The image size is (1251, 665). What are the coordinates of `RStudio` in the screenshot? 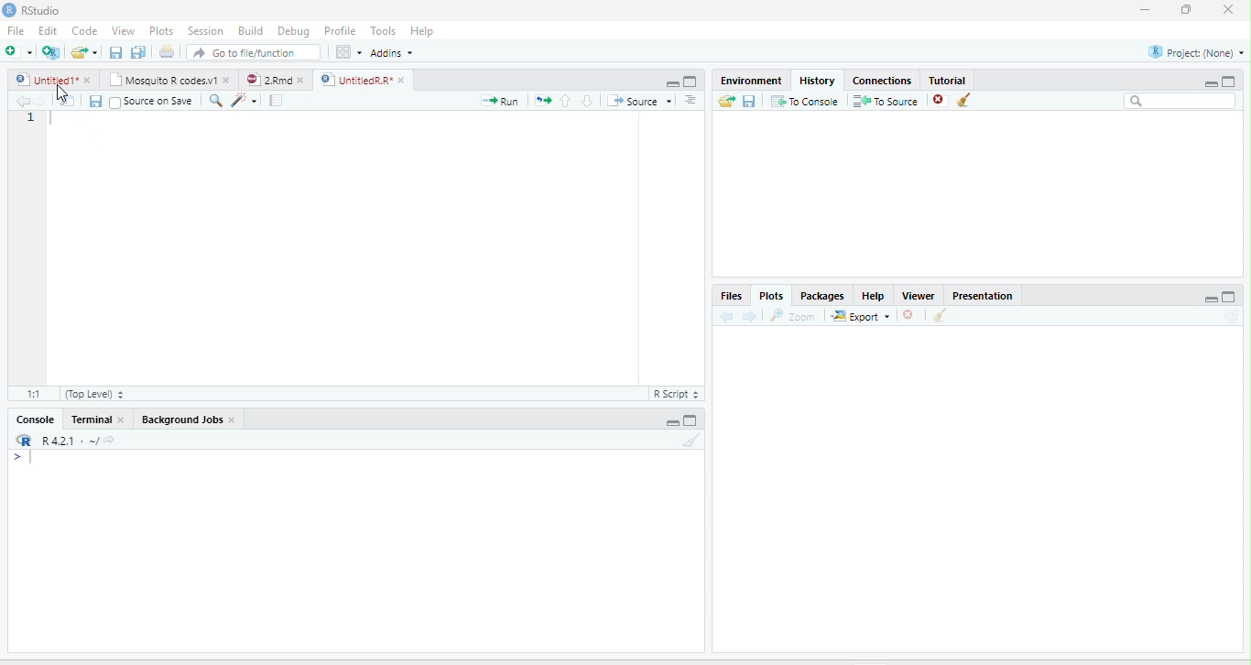 It's located at (31, 9).